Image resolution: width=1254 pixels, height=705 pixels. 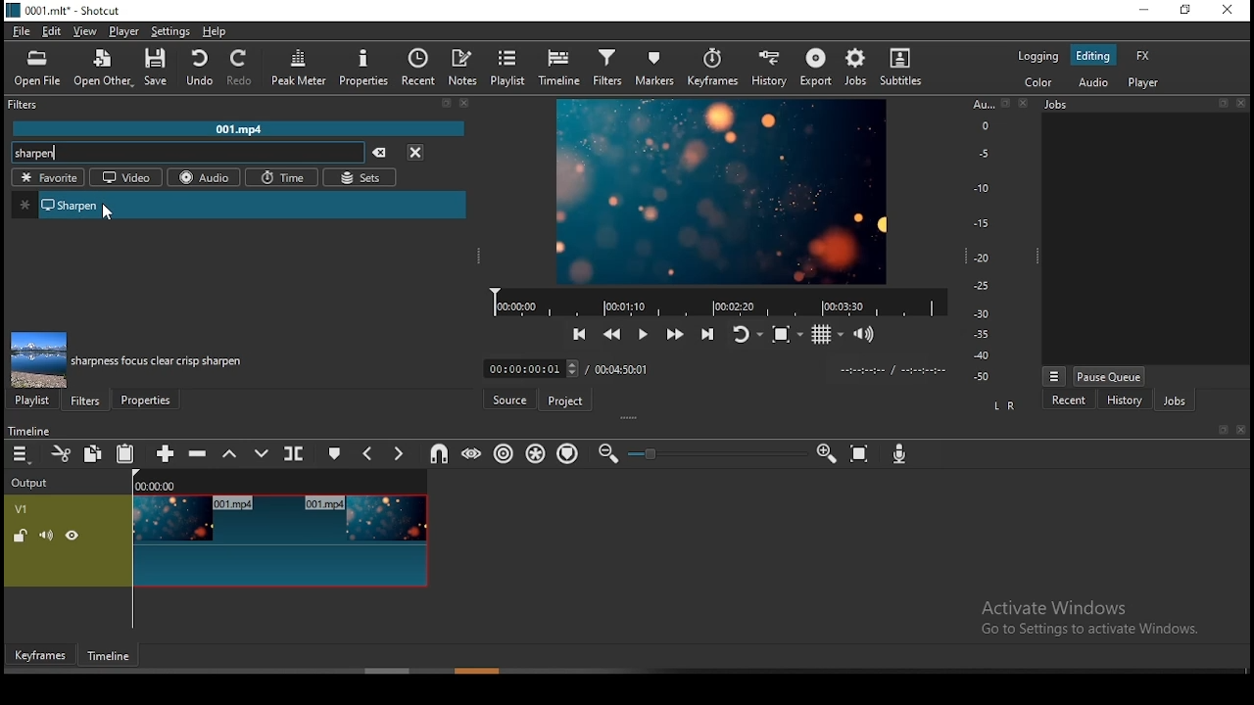 What do you see at coordinates (1054, 375) in the screenshot?
I see `view menu` at bounding box center [1054, 375].